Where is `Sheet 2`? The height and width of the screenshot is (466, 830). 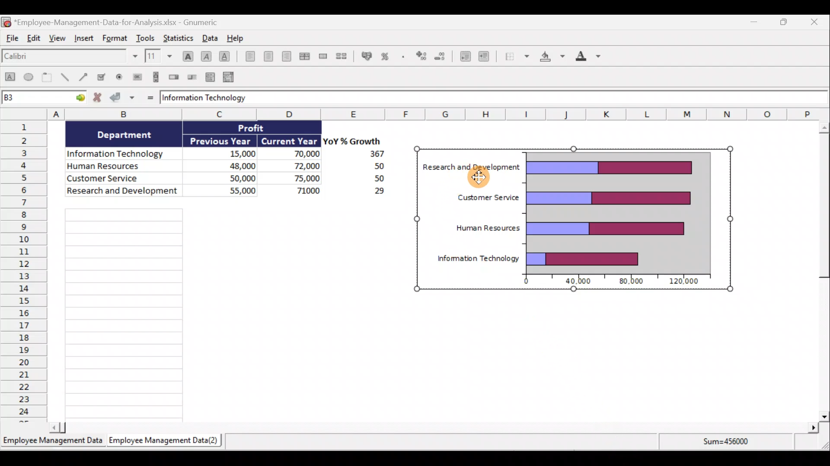 Sheet 2 is located at coordinates (166, 441).